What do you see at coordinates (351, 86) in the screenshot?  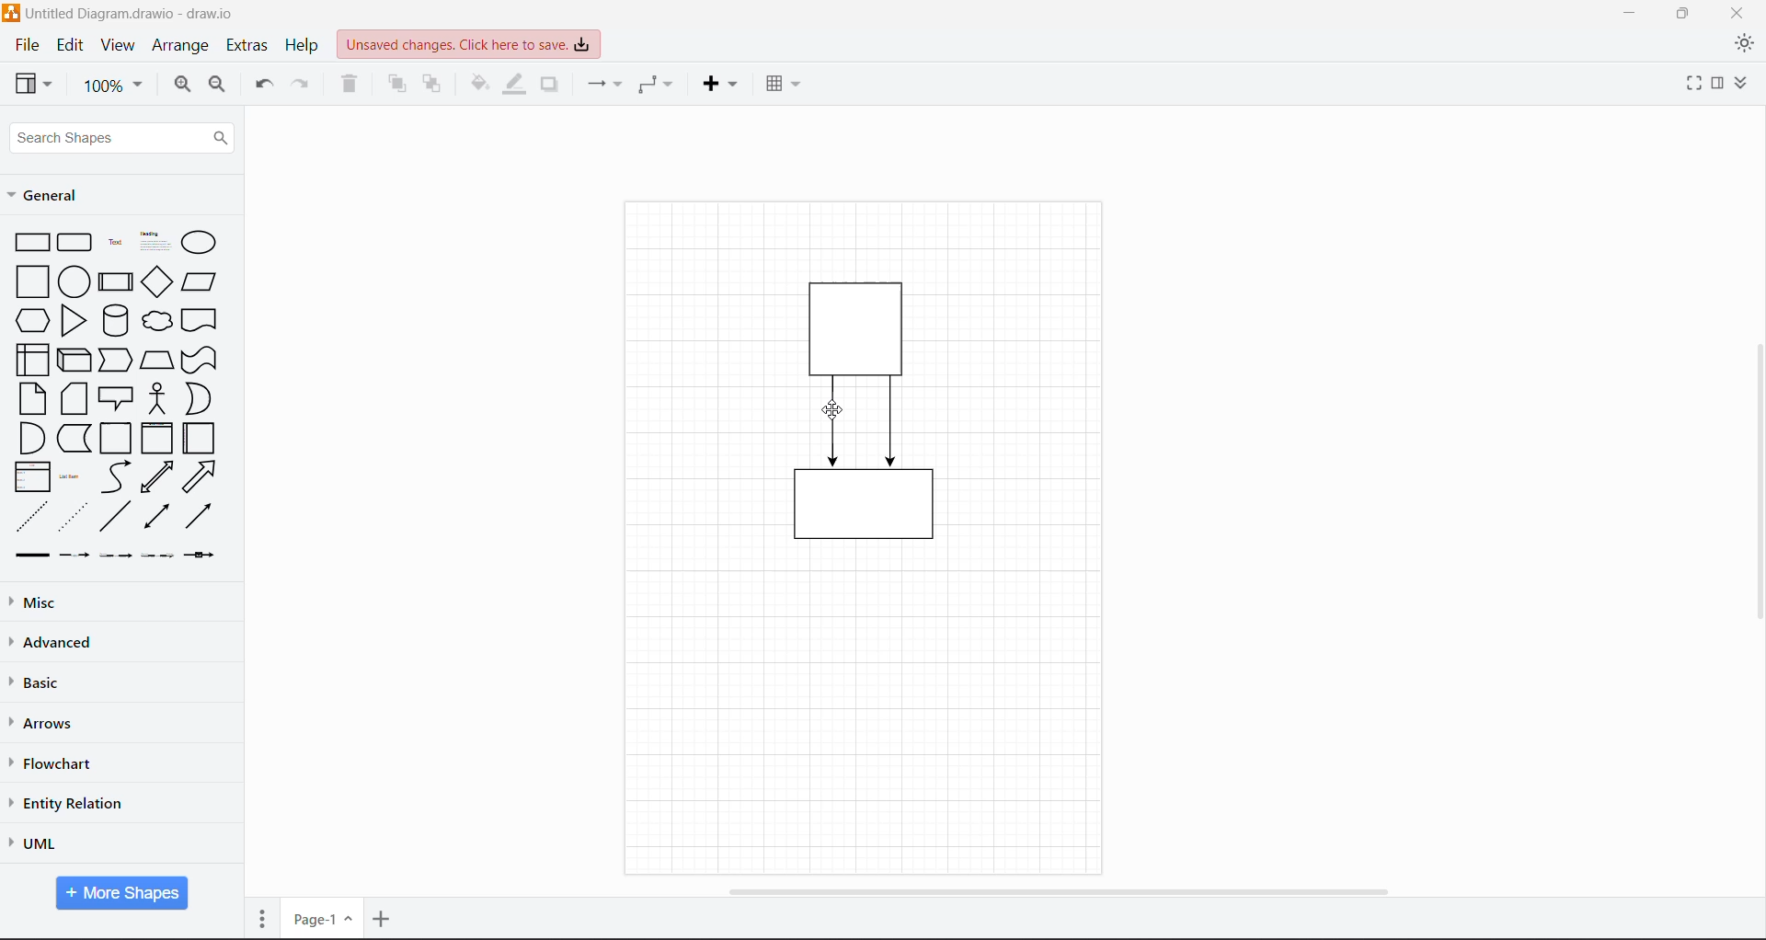 I see `Delete` at bounding box center [351, 86].